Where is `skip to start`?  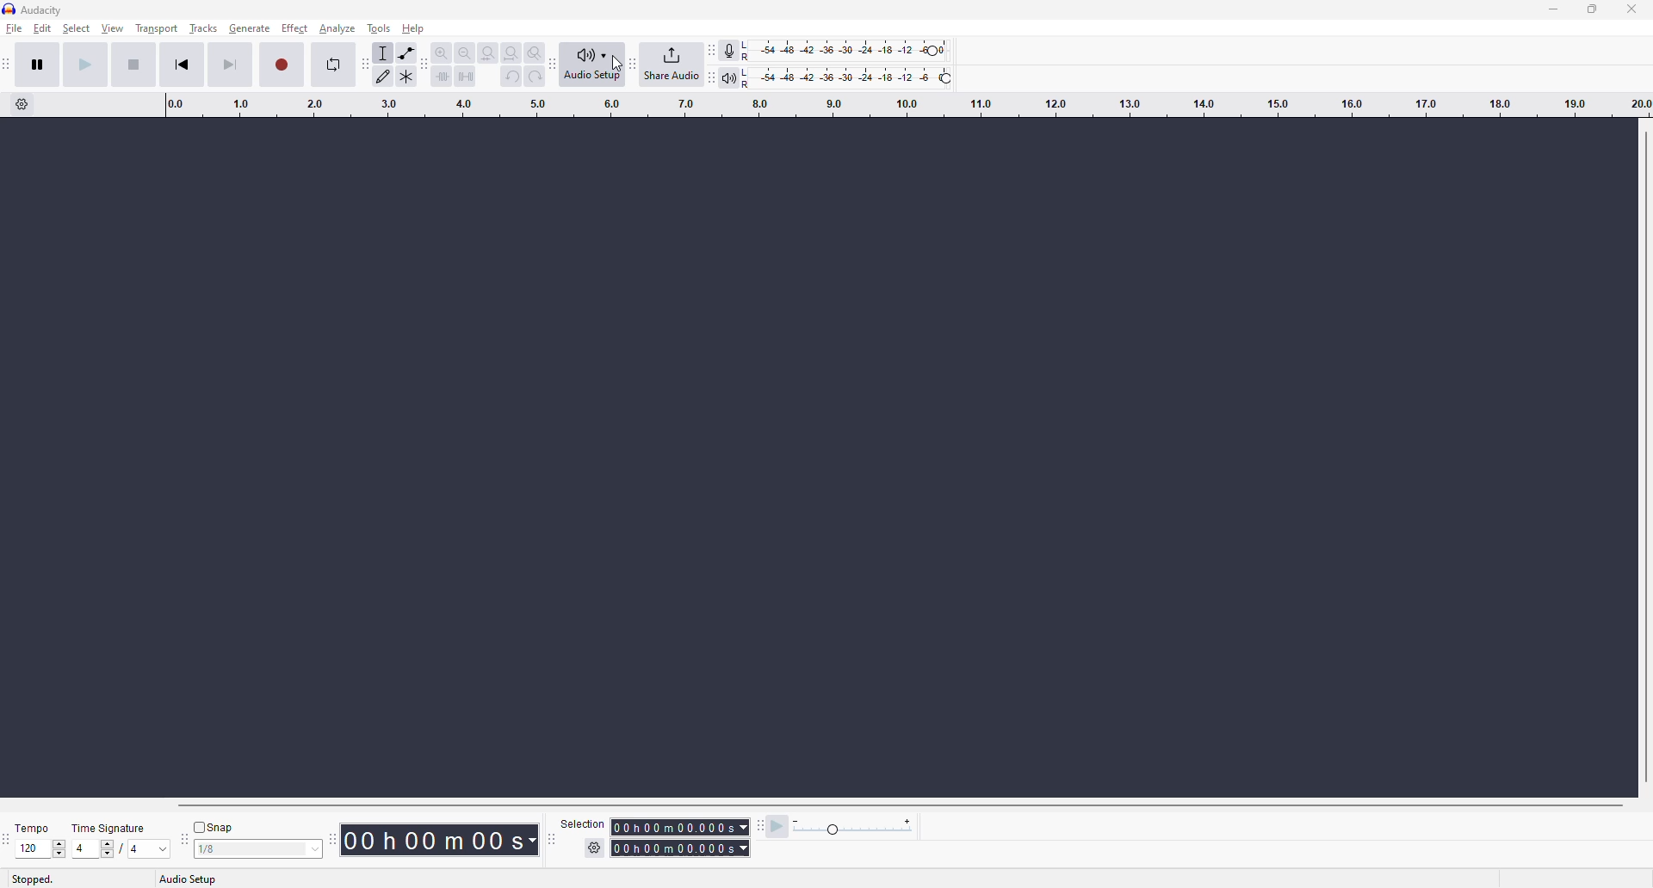 skip to start is located at coordinates (183, 65).